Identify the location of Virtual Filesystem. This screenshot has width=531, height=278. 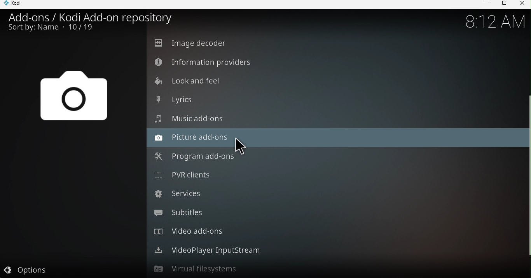
(331, 269).